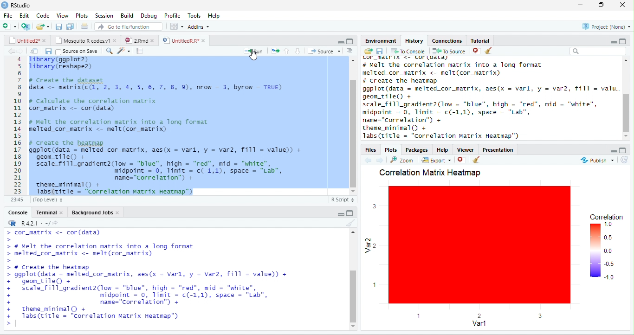 The width and height of the screenshot is (634, 335). I want to click on RStudio, so click(22, 6).